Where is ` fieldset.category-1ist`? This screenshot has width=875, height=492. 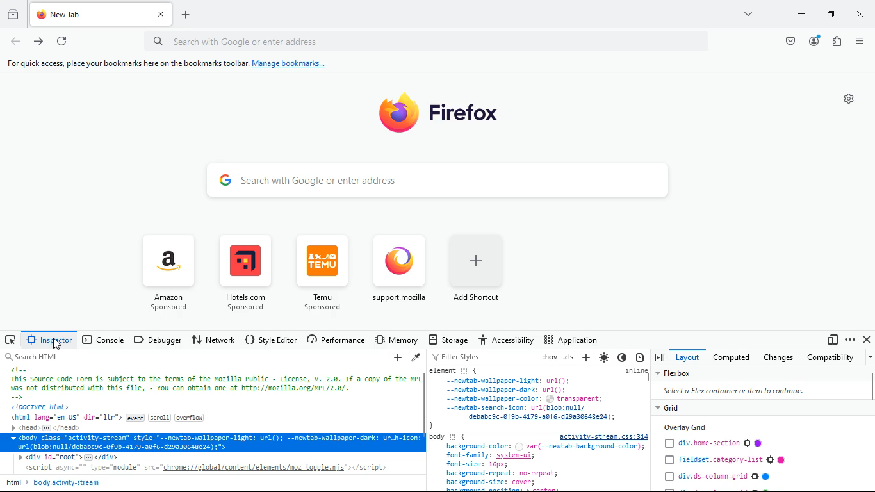  fieldset.category-1ist is located at coordinates (724, 460).